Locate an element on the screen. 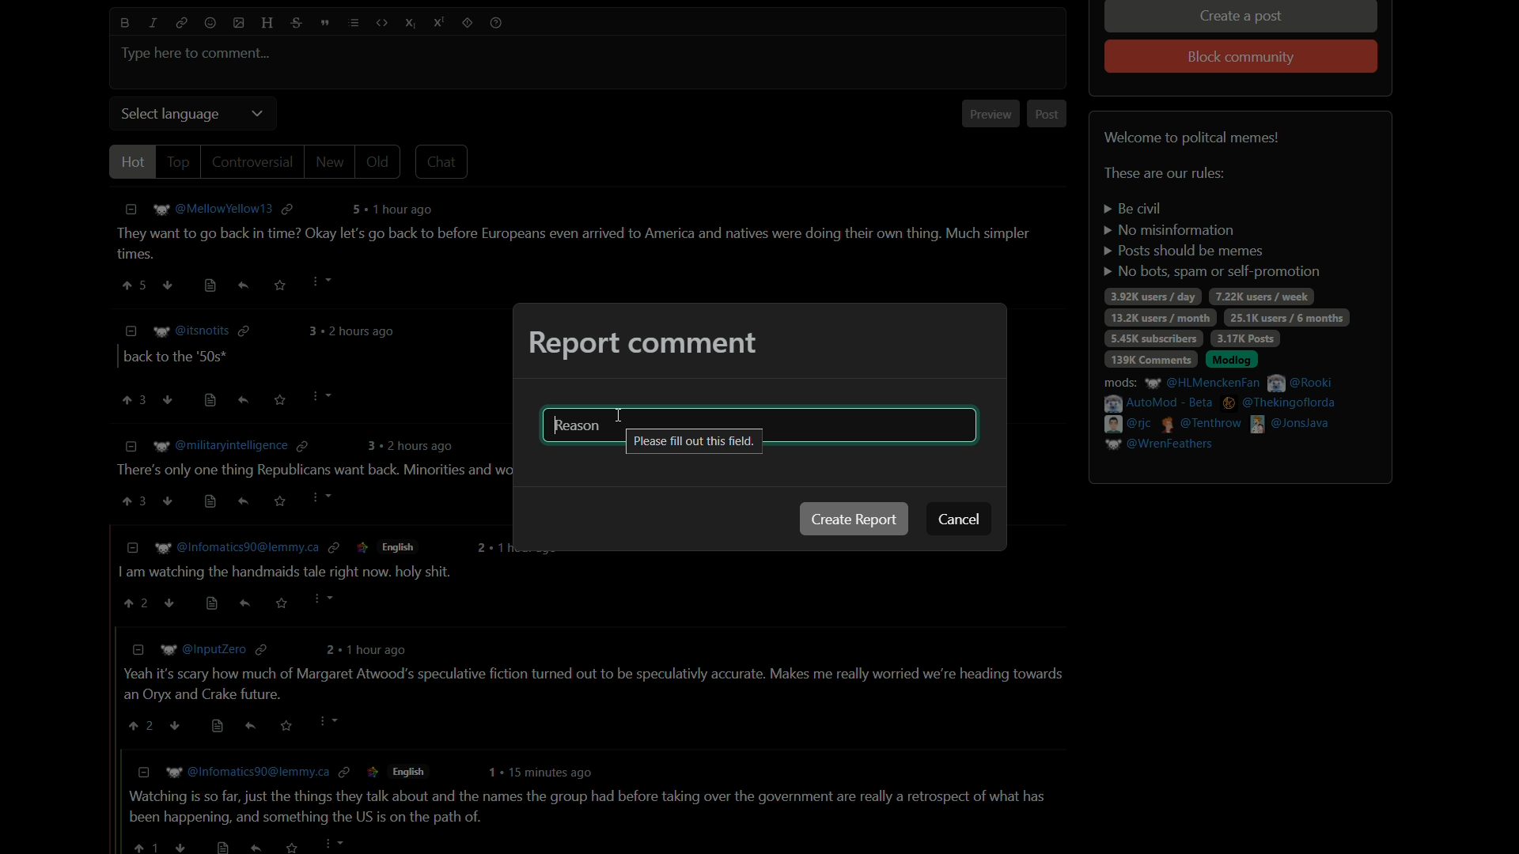 Image resolution: width=1519 pixels, height=854 pixels. comment-4 is located at coordinates (311, 576).